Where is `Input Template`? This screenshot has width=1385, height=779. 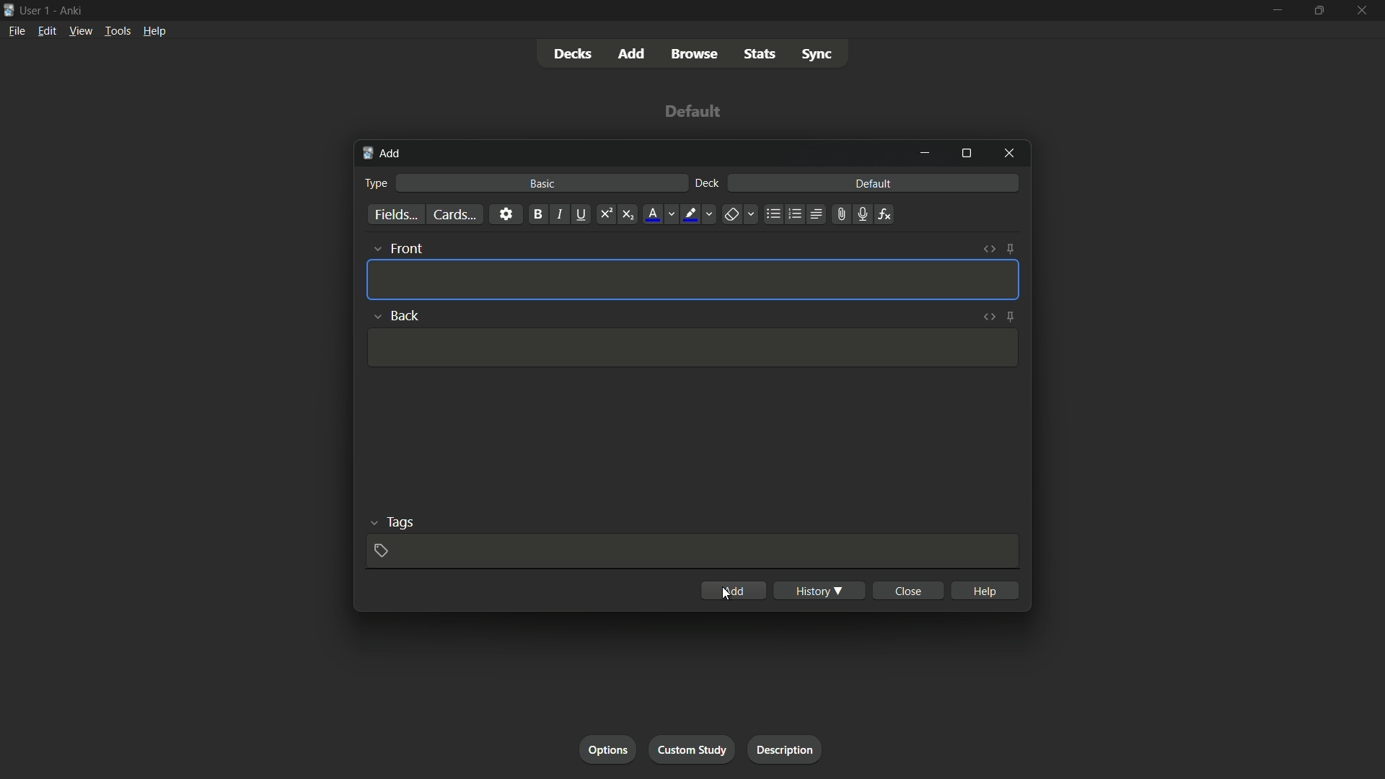 Input Template is located at coordinates (693, 279).